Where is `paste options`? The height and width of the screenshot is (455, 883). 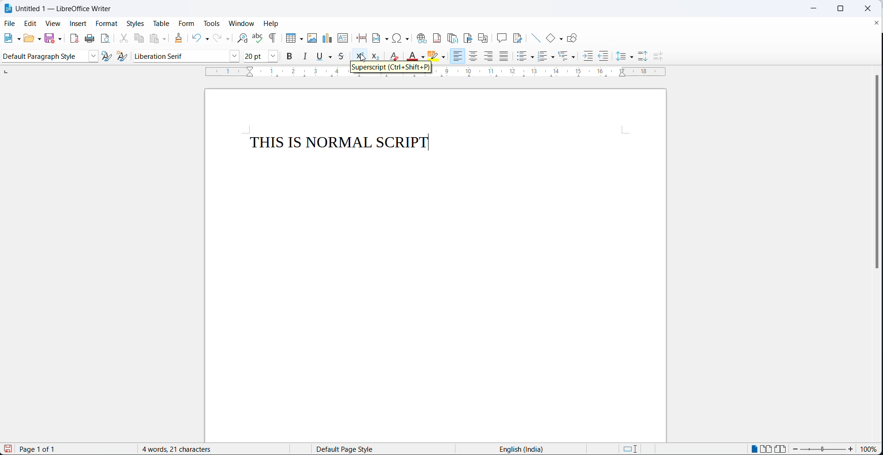
paste options is located at coordinates (167, 38).